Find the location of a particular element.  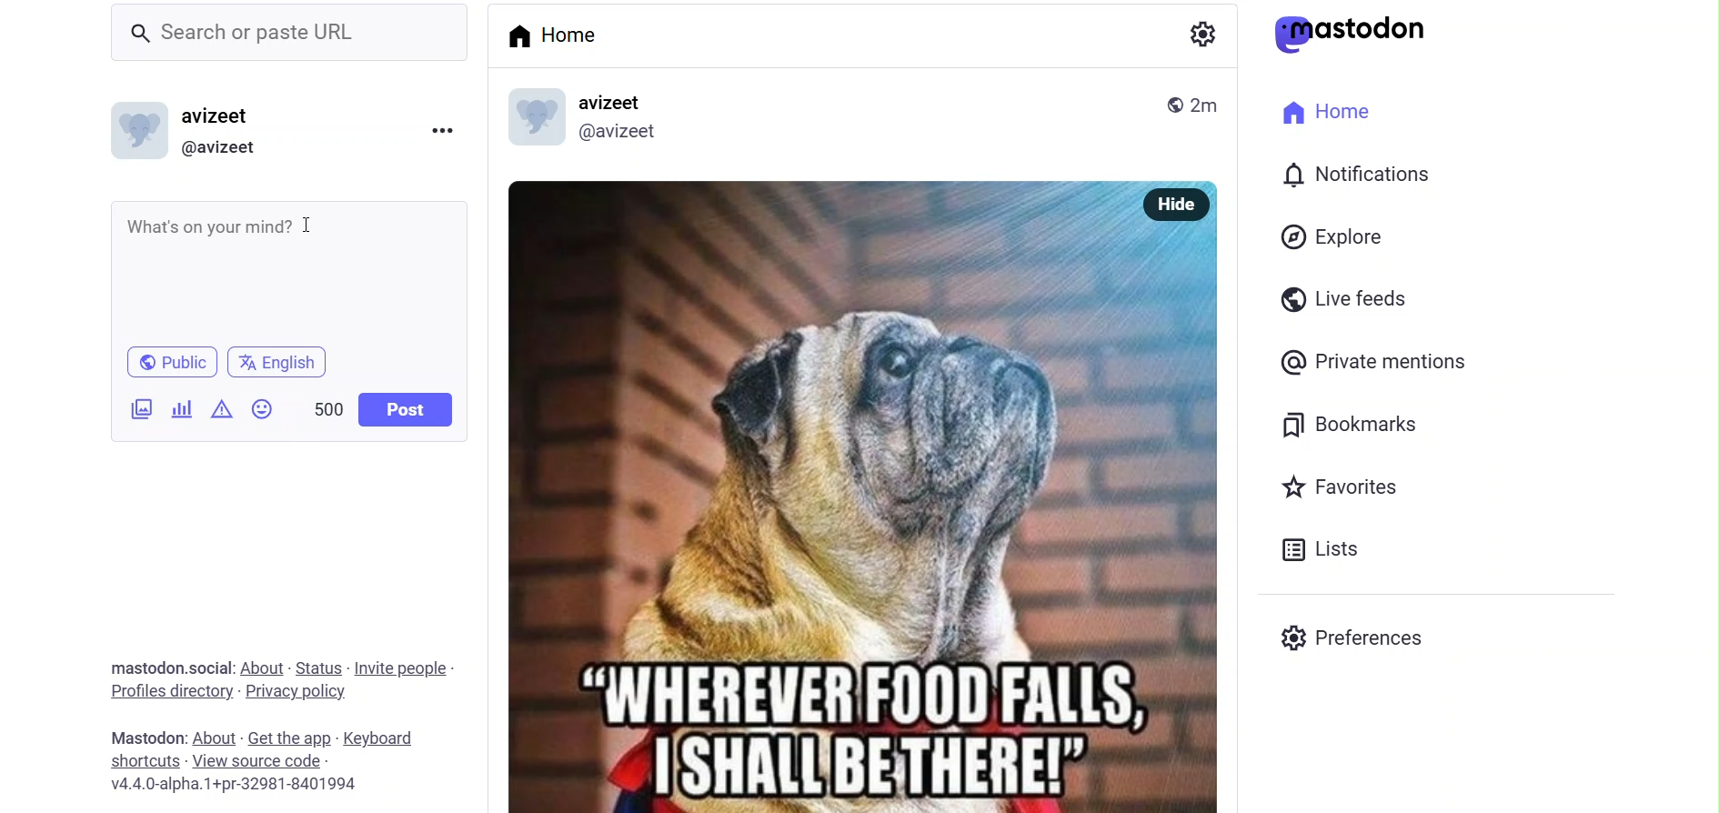

mastodon is located at coordinates (146, 736).